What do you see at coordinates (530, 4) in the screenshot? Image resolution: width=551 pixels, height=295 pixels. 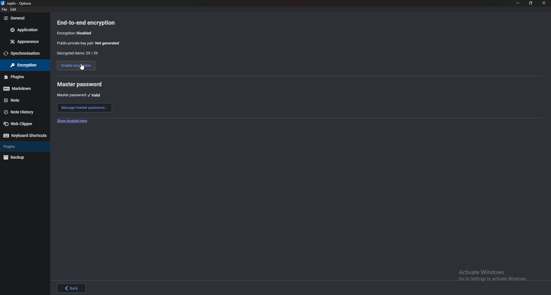 I see `` at bounding box center [530, 4].